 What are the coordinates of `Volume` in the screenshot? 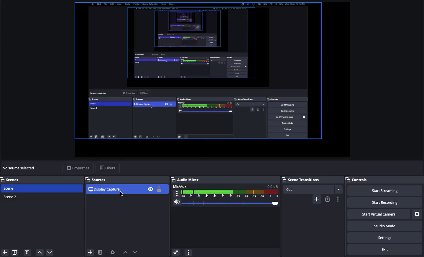 It's located at (226, 202).